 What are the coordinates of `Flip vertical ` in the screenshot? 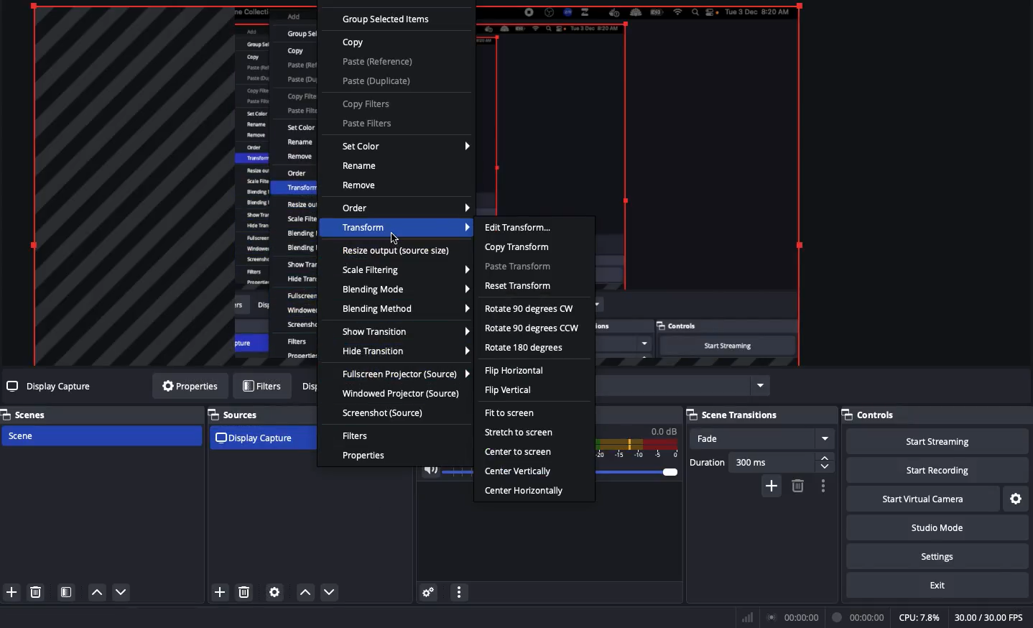 It's located at (508, 392).